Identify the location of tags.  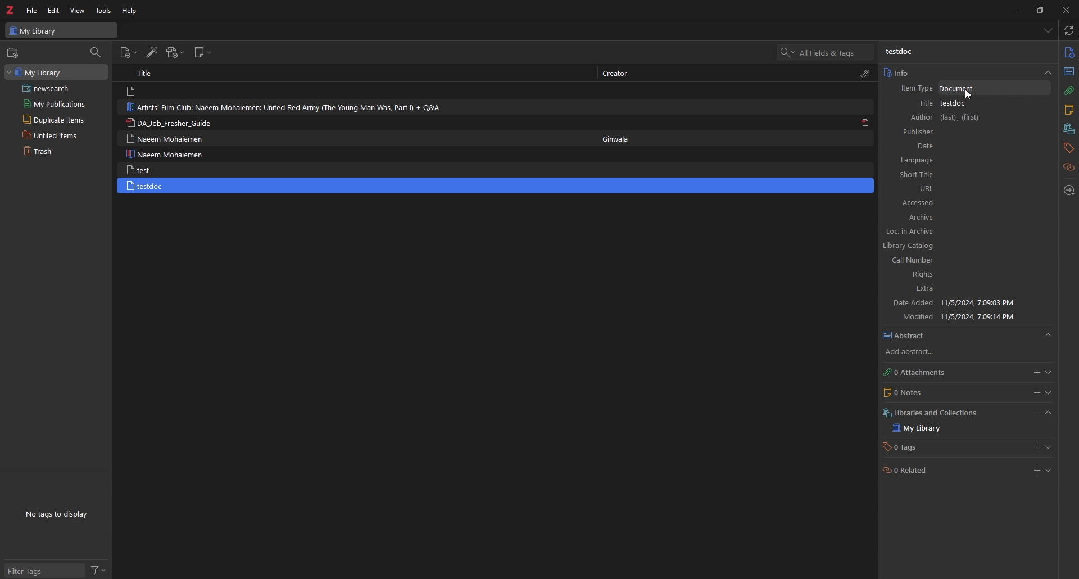
(1068, 148).